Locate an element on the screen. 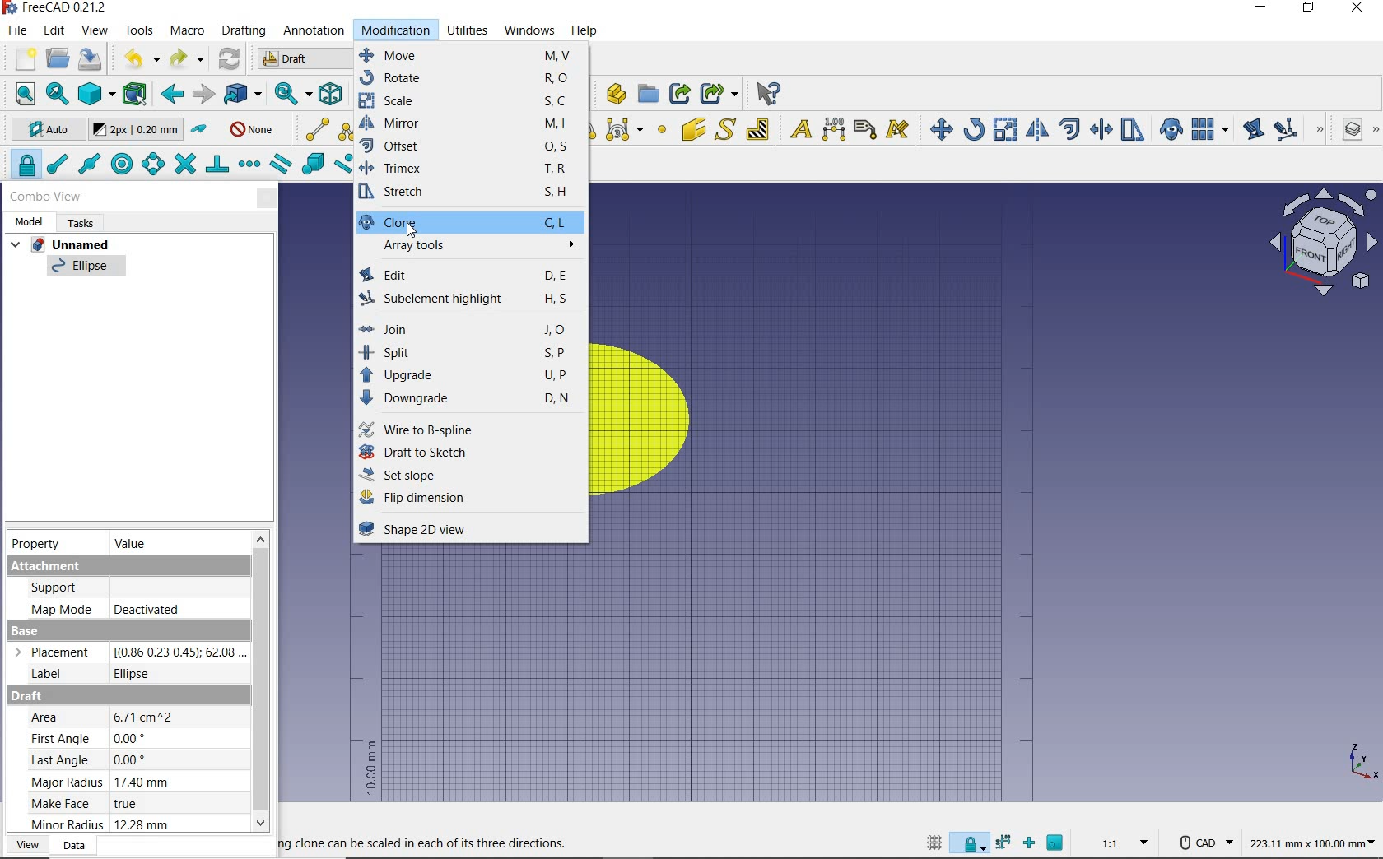  undo is located at coordinates (137, 60).